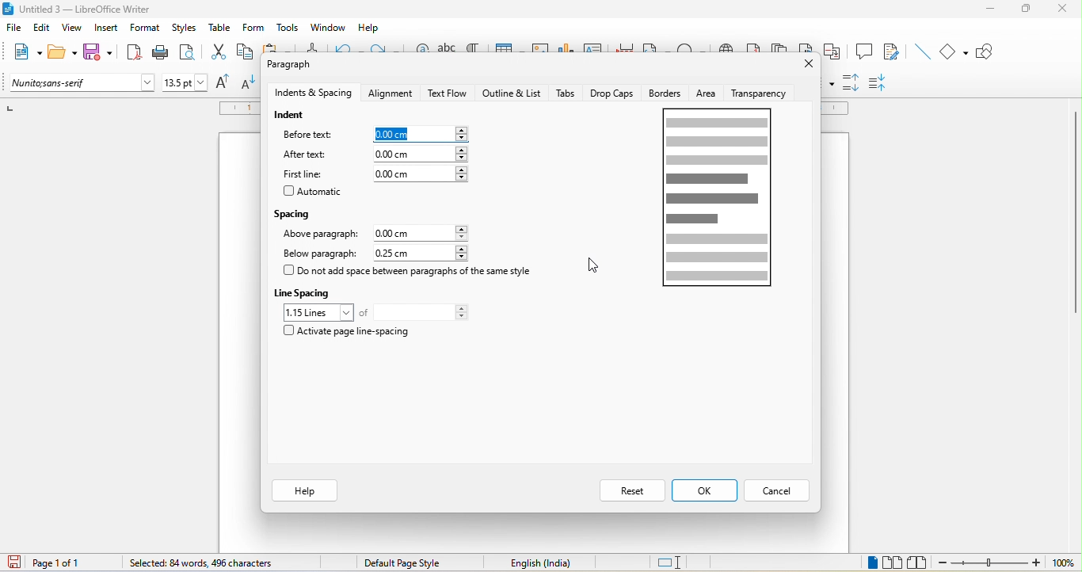  Describe the element at coordinates (185, 29) in the screenshot. I see `styles` at that location.